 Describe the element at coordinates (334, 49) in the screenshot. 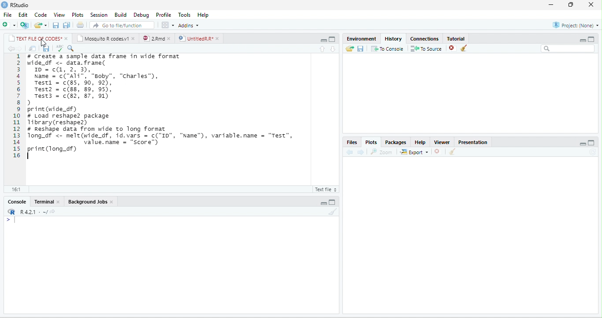

I see `down` at that location.